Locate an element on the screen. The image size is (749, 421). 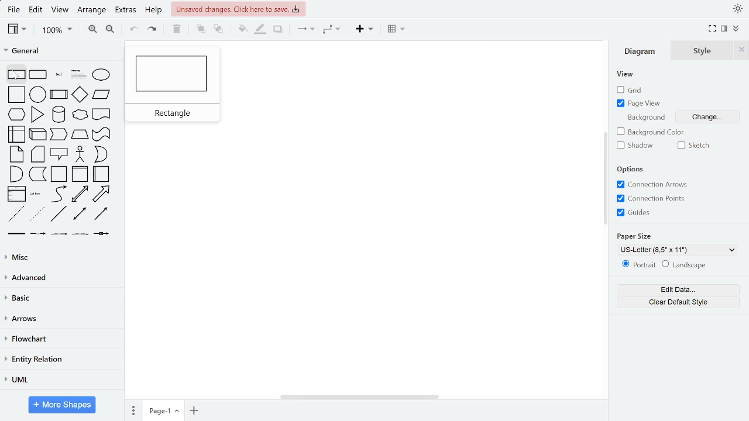
shadow is located at coordinates (635, 146).